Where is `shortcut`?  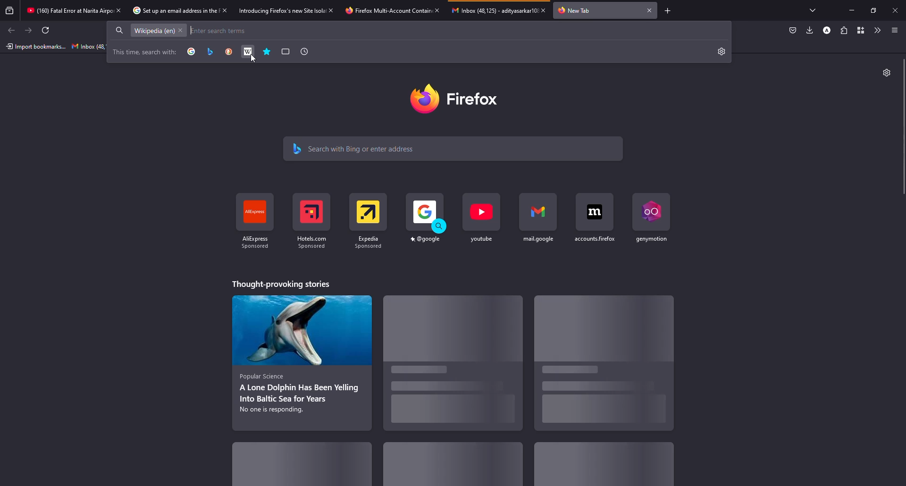 shortcut is located at coordinates (593, 226).